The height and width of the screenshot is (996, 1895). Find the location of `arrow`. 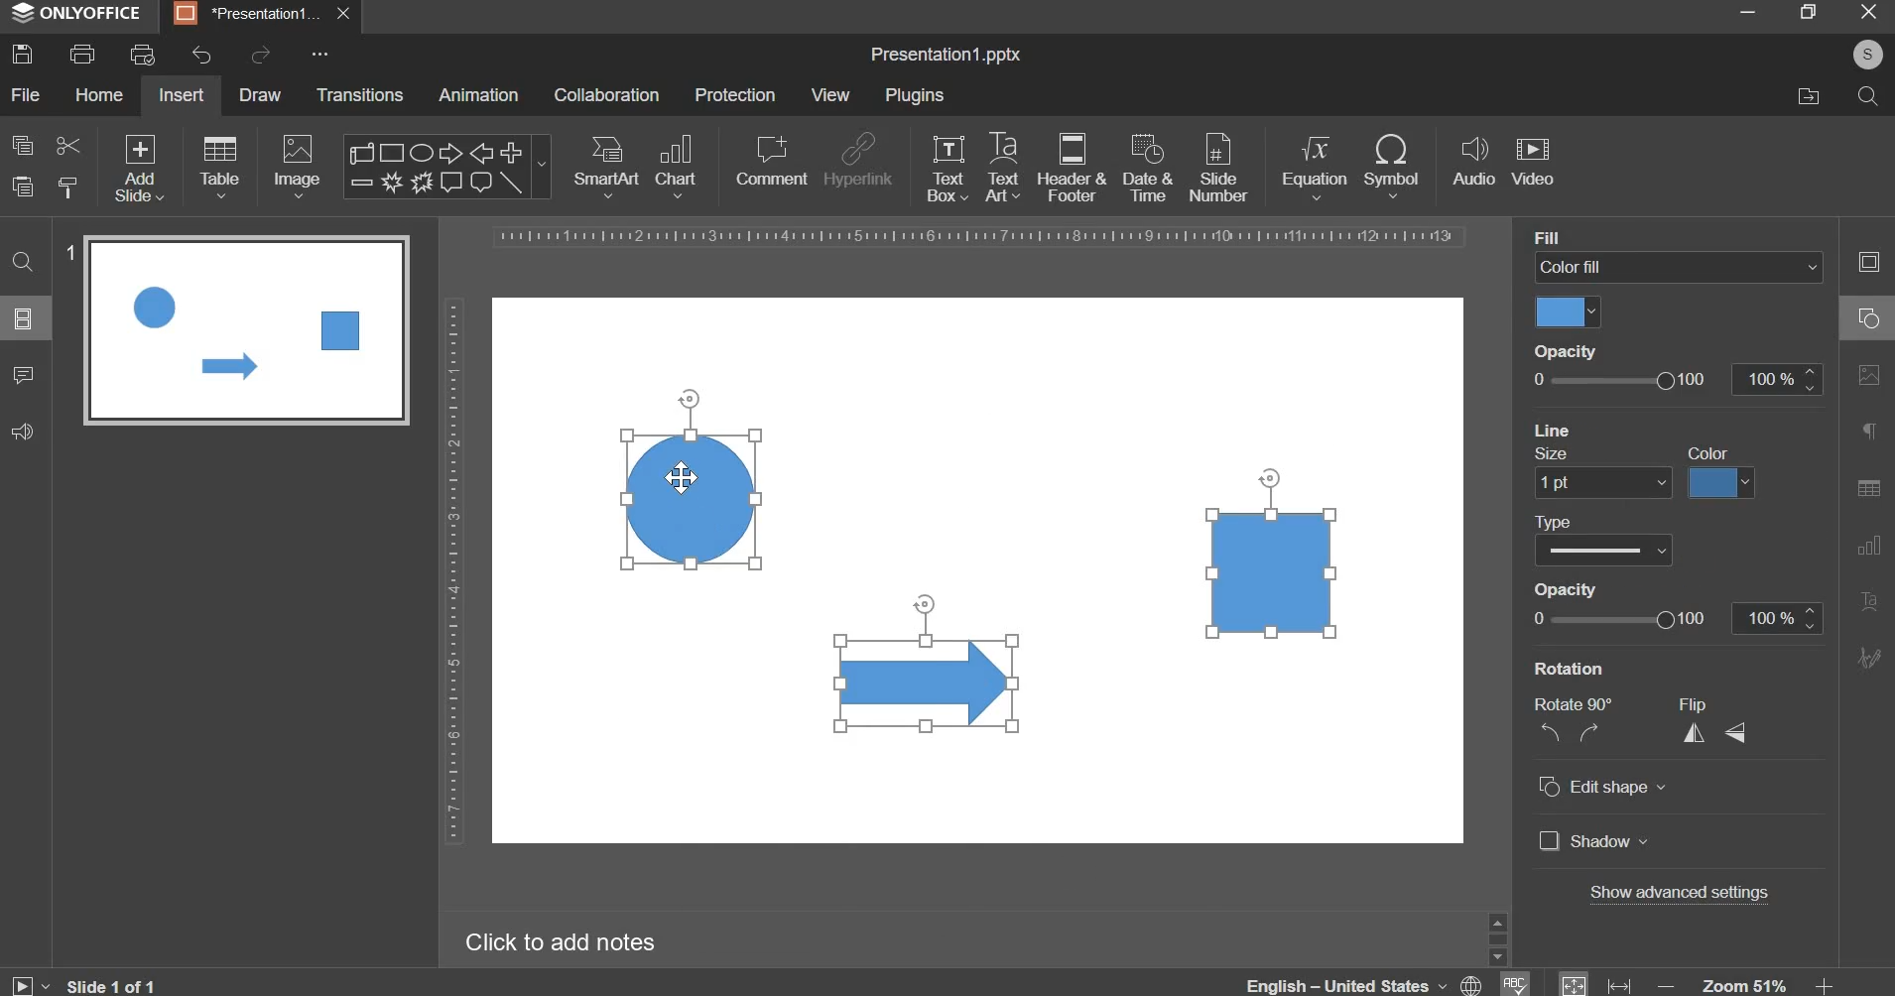

arrow is located at coordinates (927, 681).